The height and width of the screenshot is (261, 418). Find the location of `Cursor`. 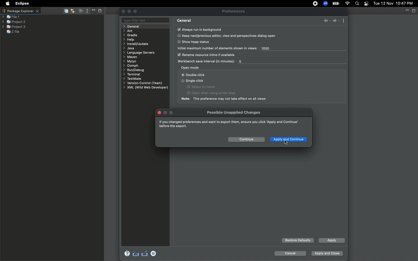

Cursor is located at coordinates (285, 142).